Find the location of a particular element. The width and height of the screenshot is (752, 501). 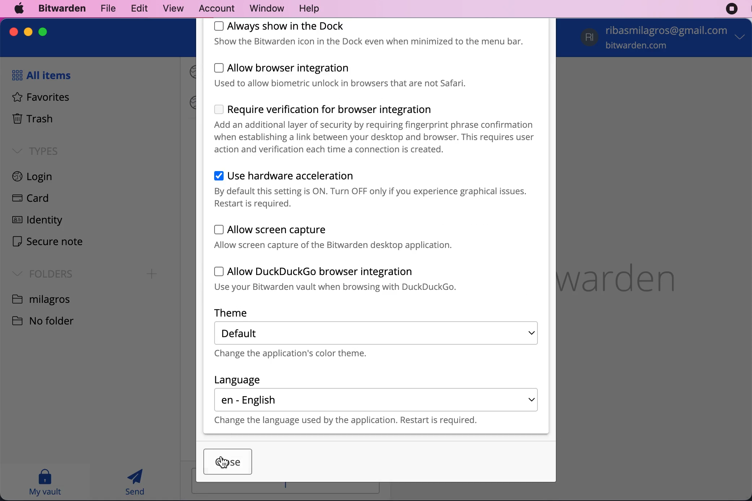

folders is located at coordinates (40, 273).